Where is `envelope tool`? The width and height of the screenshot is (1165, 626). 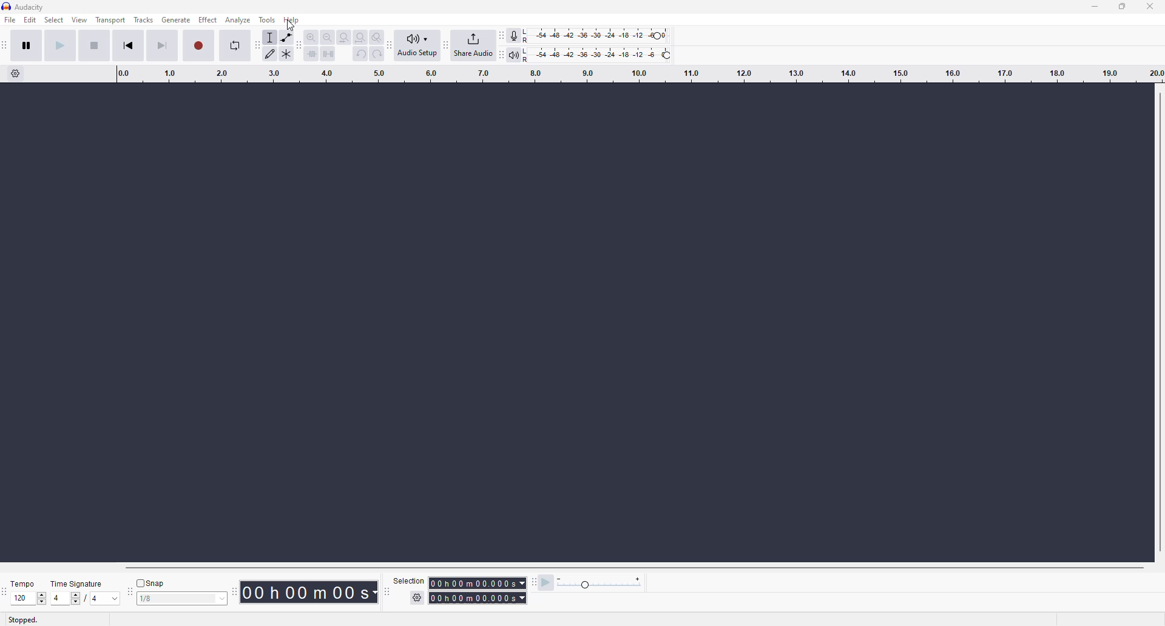 envelope tool is located at coordinates (289, 34).